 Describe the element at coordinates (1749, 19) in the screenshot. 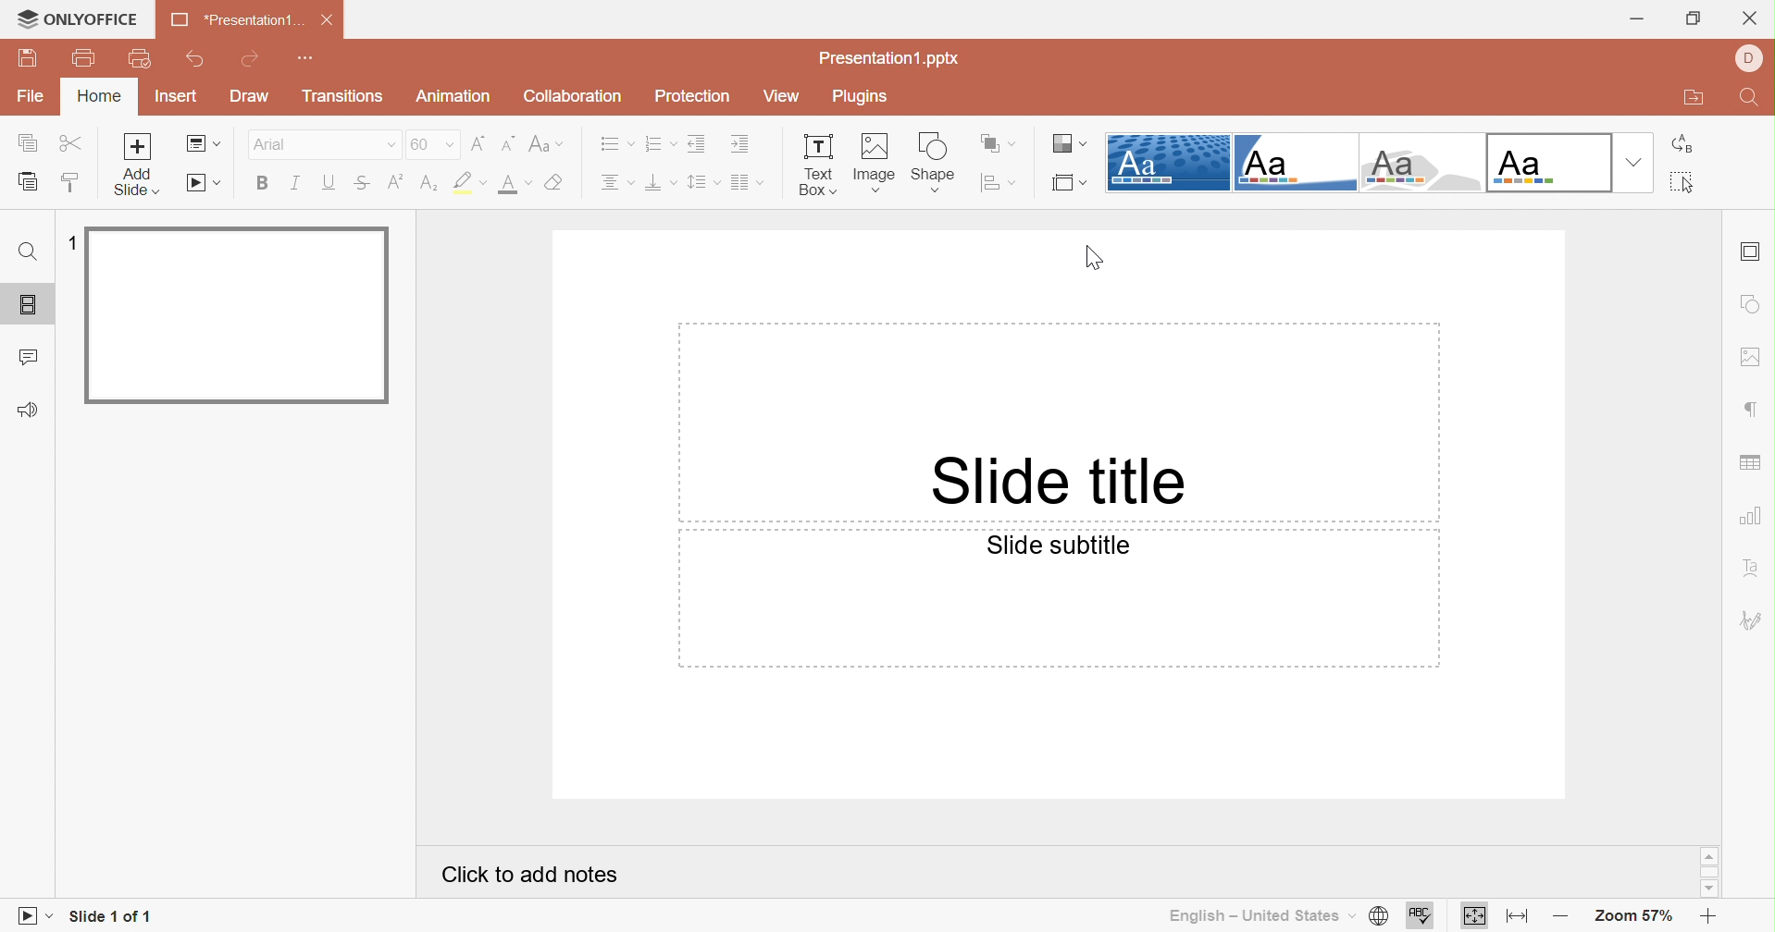

I see `Close` at that location.